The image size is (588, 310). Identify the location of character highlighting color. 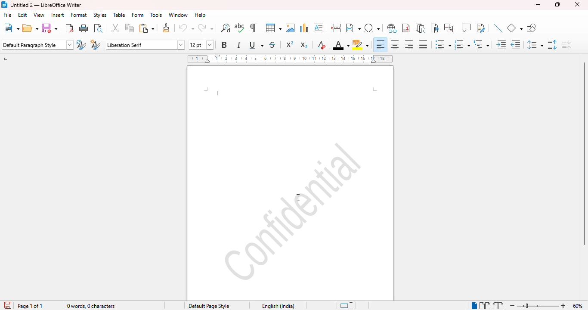
(361, 45).